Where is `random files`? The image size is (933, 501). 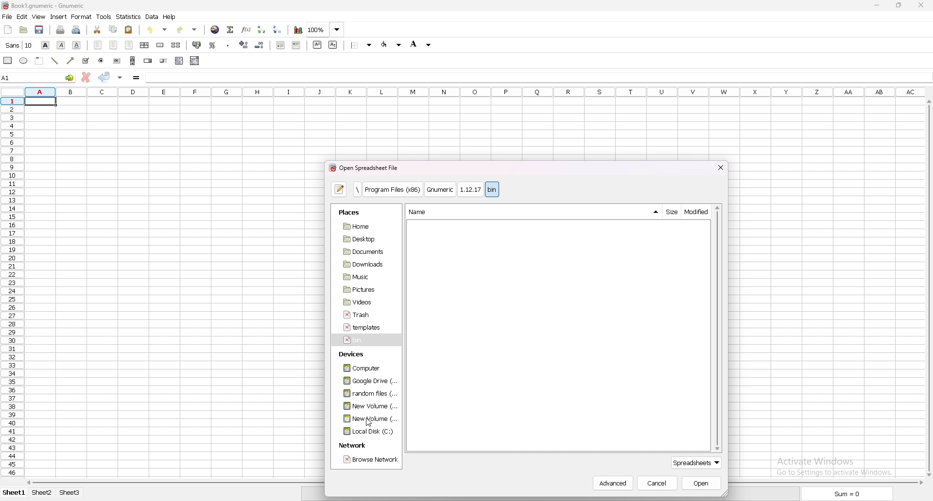 random files is located at coordinates (365, 394).